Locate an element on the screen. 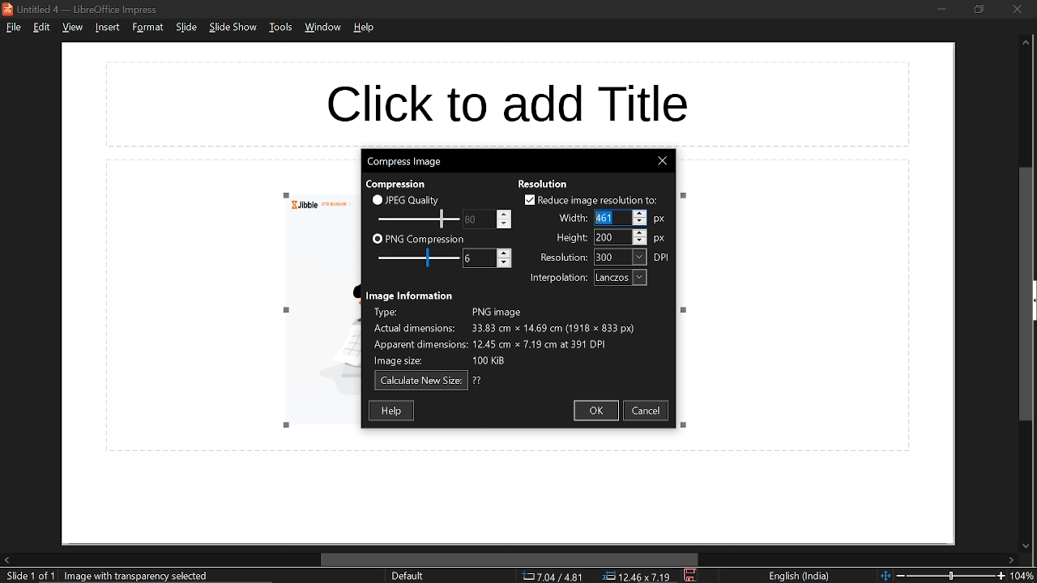  space for title is located at coordinates (523, 99).